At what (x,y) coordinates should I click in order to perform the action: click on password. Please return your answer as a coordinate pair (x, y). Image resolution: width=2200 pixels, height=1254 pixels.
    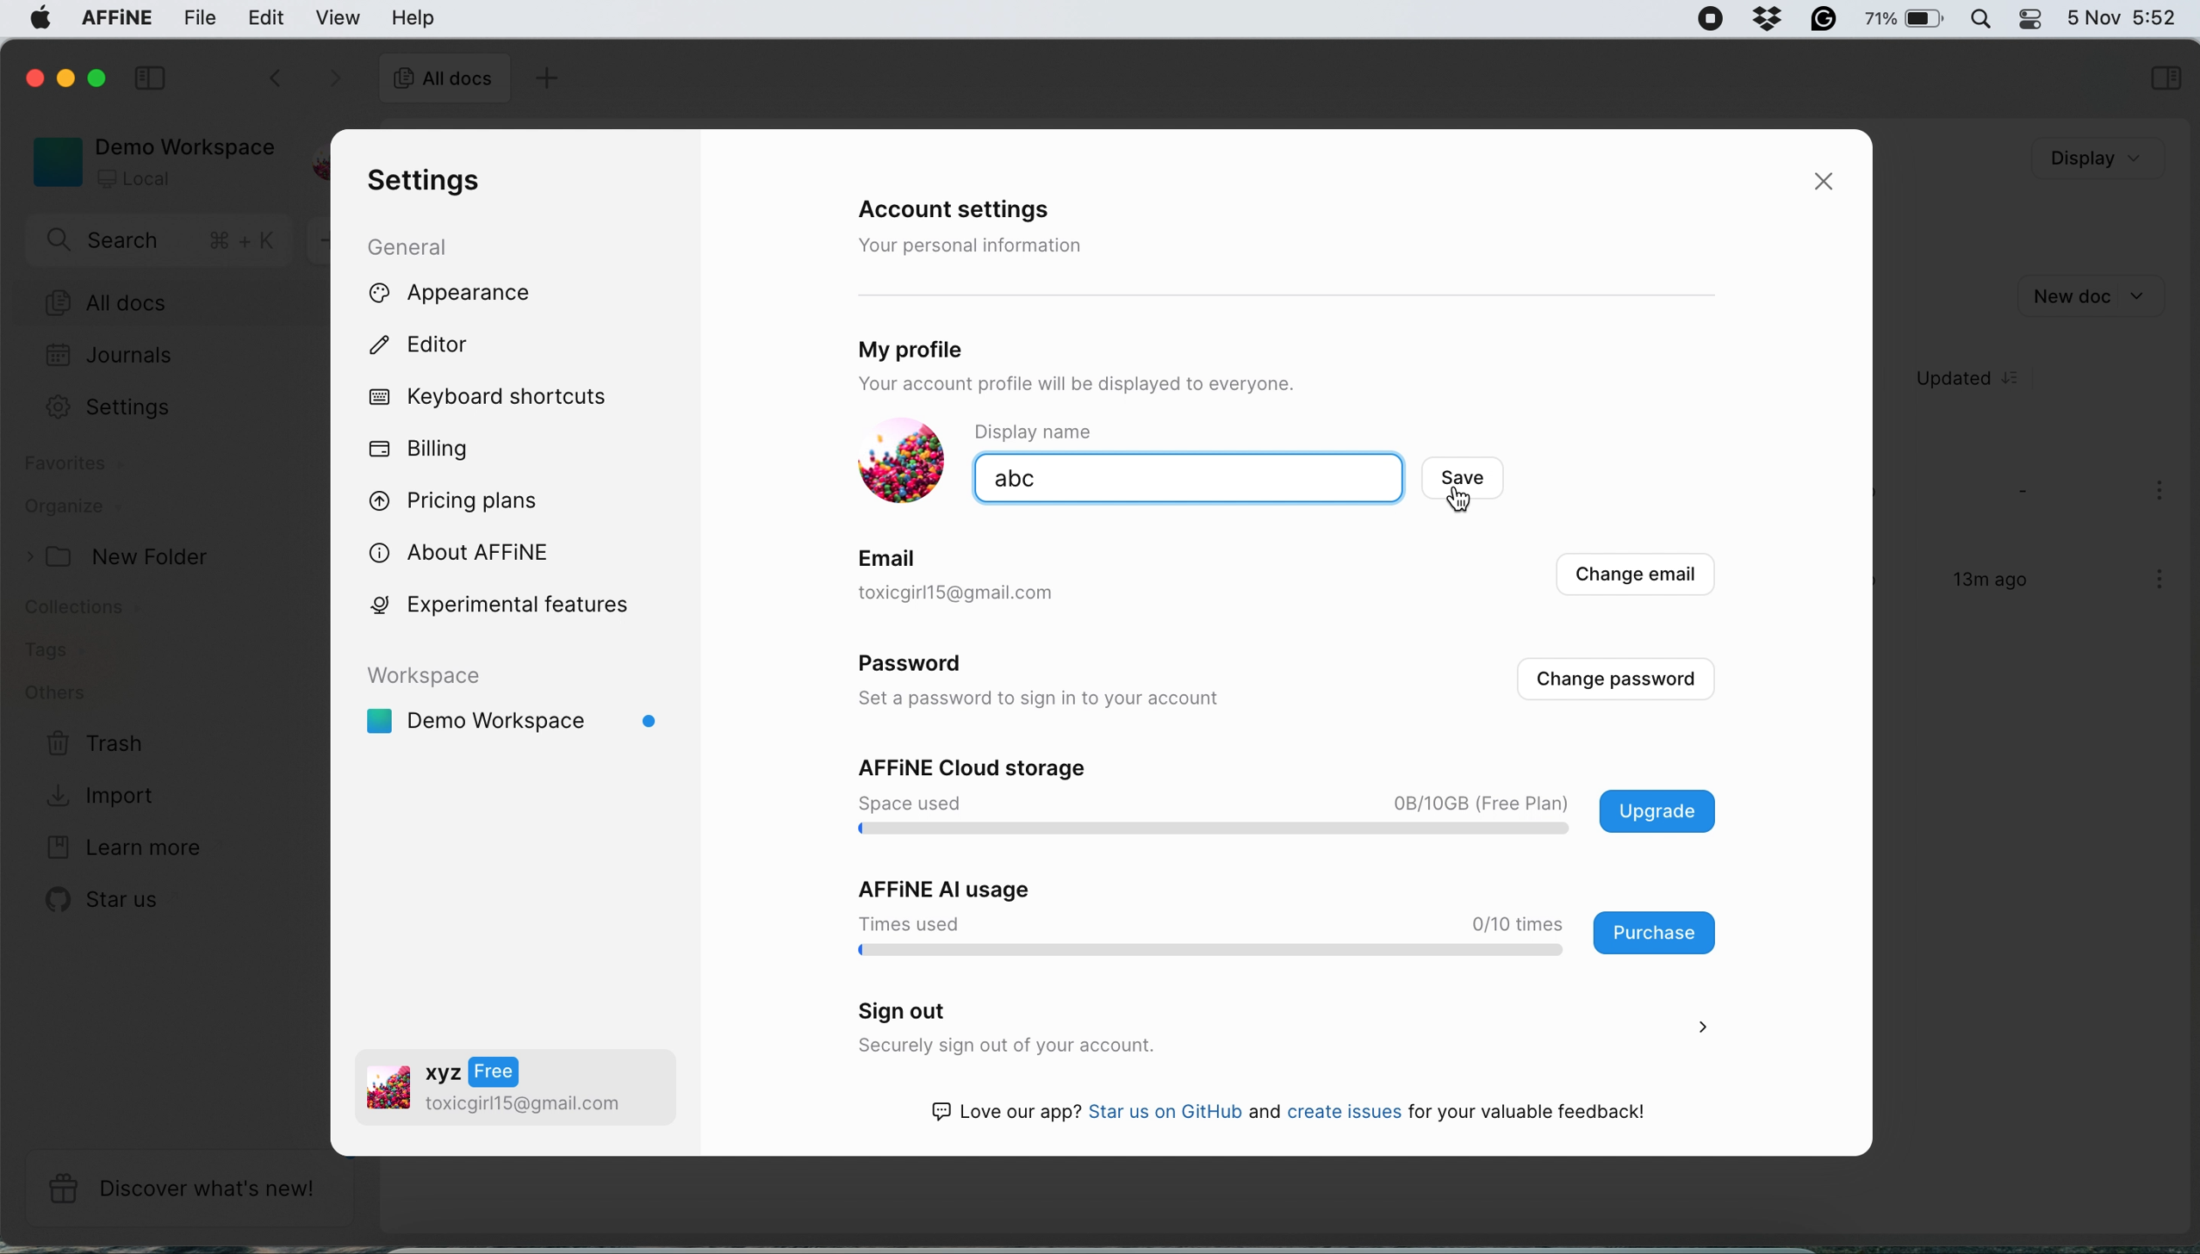
    Looking at the image, I should click on (922, 667).